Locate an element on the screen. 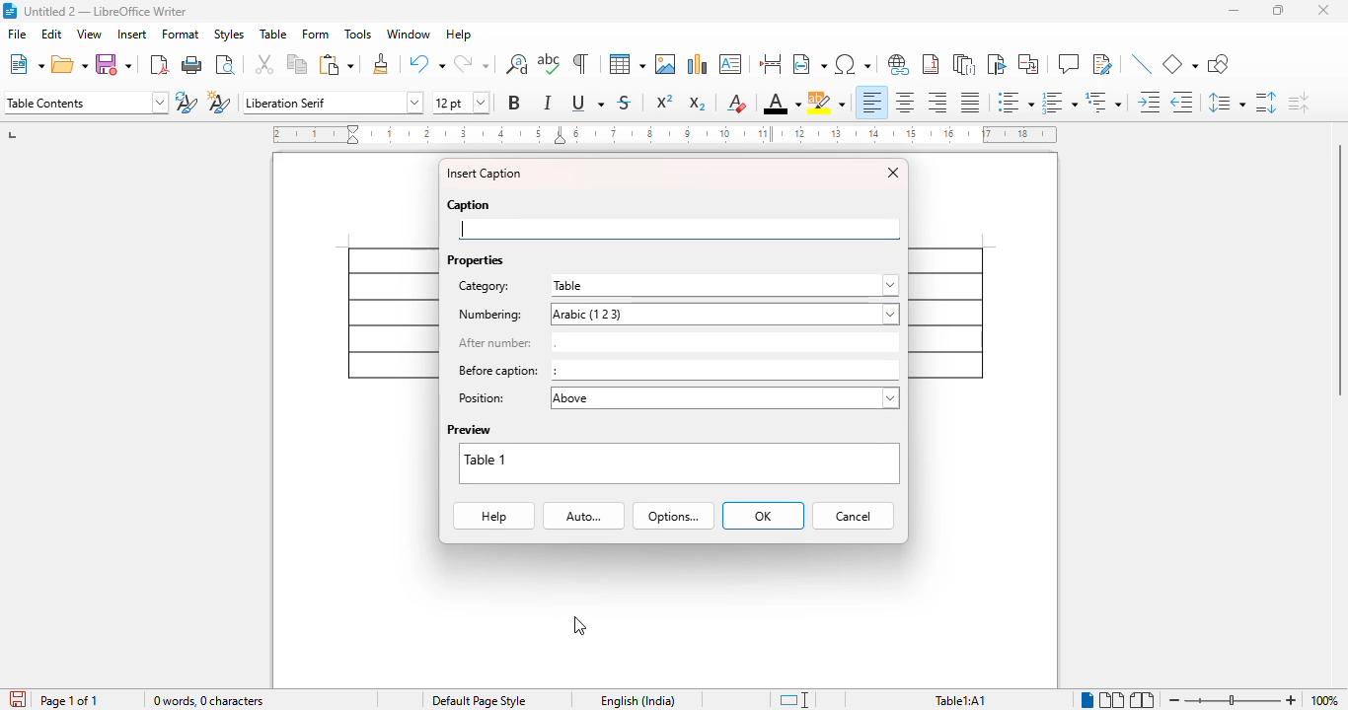 Image resolution: width=1348 pixels, height=710 pixels. page style is located at coordinates (480, 700).